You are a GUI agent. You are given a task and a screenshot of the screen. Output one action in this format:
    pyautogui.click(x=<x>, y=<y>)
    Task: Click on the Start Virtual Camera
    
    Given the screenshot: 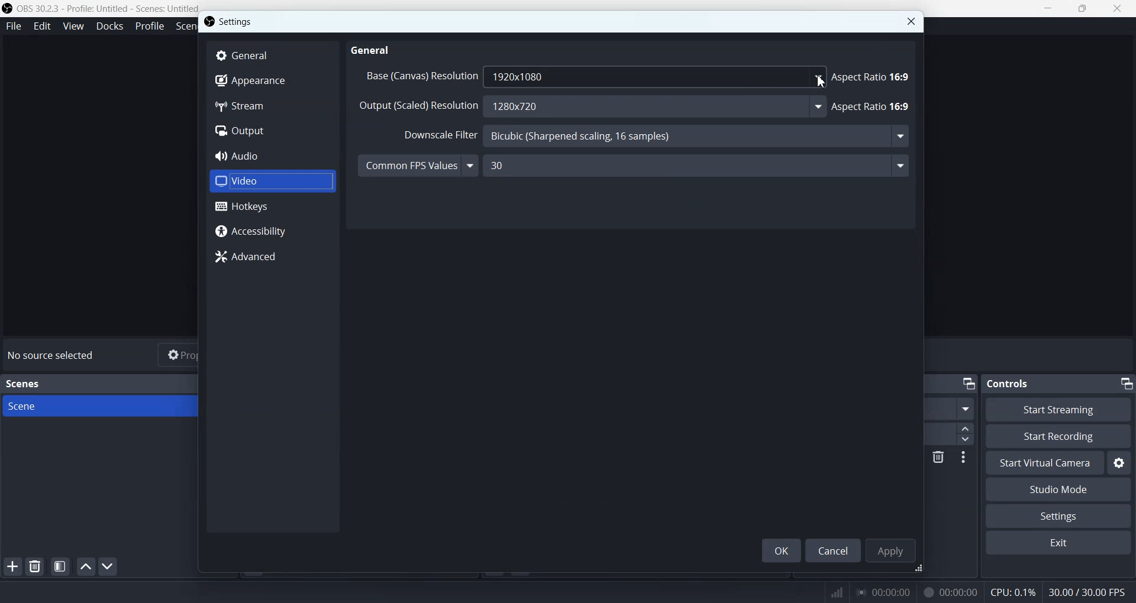 What is the action you would take?
    pyautogui.click(x=1044, y=462)
    